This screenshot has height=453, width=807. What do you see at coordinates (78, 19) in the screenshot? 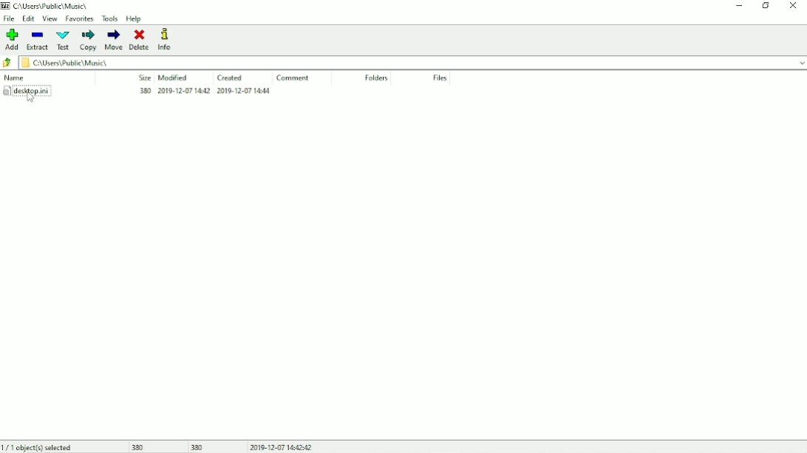
I see `Favorites` at bounding box center [78, 19].